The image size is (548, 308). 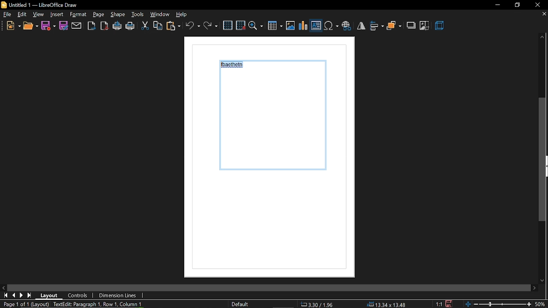 What do you see at coordinates (99, 304) in the screenshot?
I see `TextEdit: Paragraph 1, Row 1, Column 10` at bounding box center [99, 304].